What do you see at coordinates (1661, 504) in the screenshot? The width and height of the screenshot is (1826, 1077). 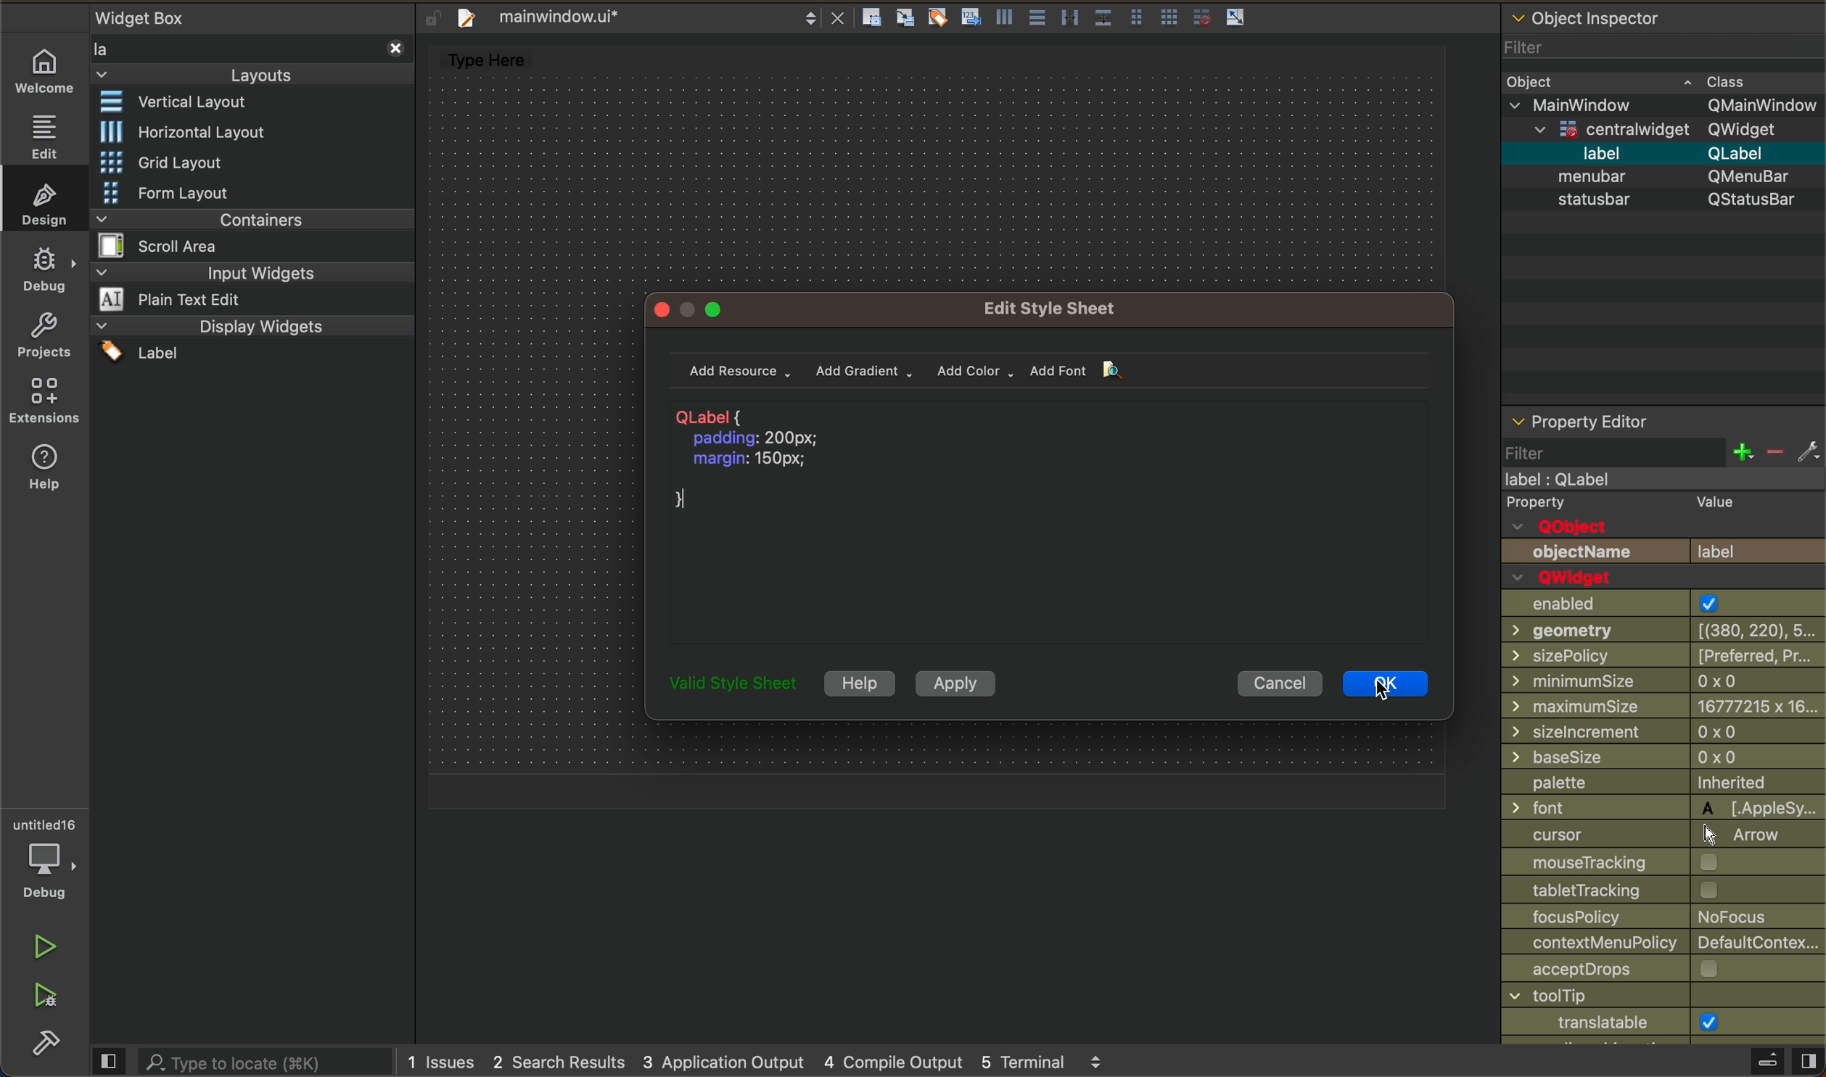 I see `property` at bounding box center [1661, 504].